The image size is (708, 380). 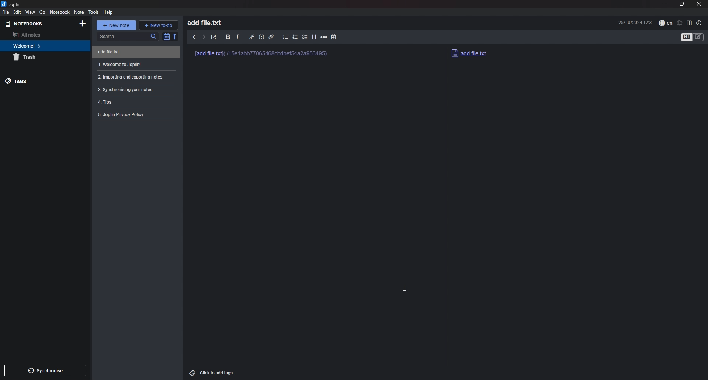 What do you see at coordinates (482, 53) in the screenshot?
I see `add.file.txt` at bounding box center [482, 53].